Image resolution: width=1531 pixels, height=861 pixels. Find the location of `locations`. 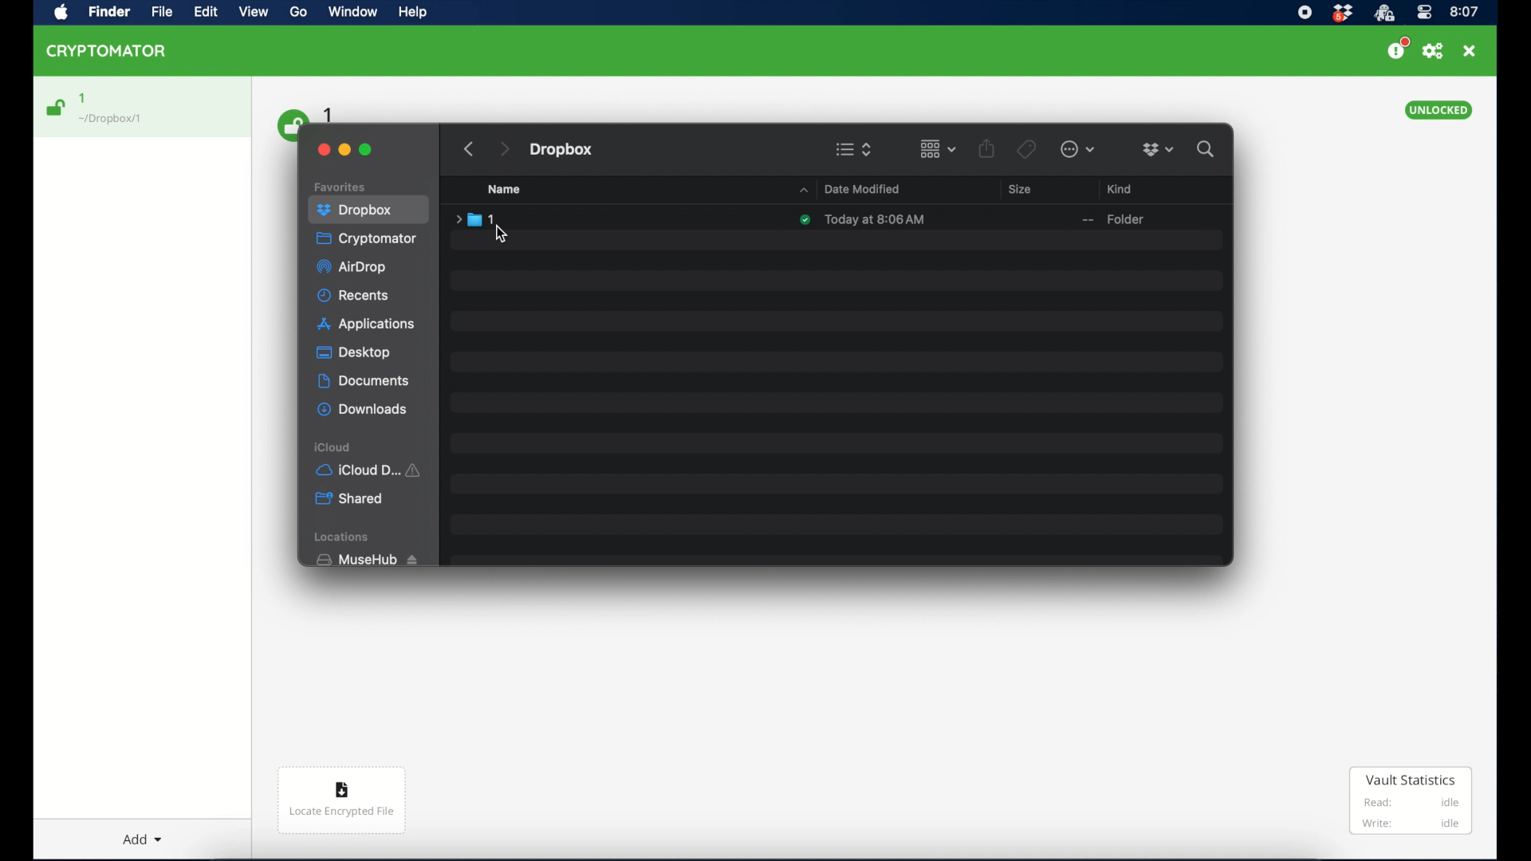

locations is located at coordinates (344, 537).